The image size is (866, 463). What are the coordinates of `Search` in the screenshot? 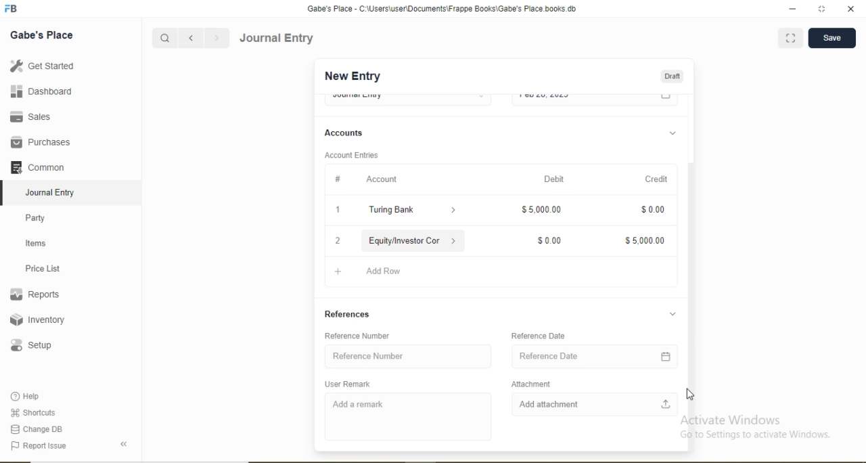 It's located at (164, 39).